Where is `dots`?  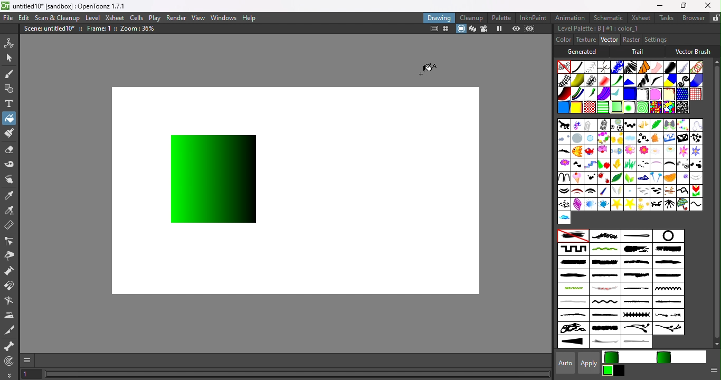 dots is located at coordinates (591, 178).